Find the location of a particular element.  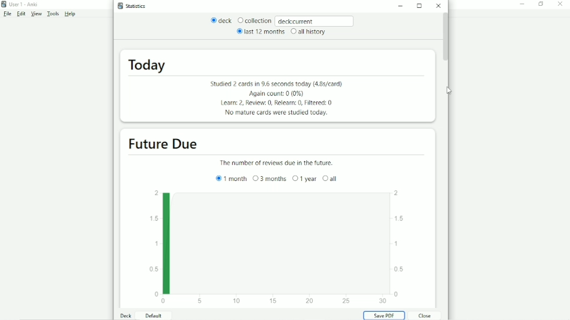

Help is located at coordinates (70, 14).